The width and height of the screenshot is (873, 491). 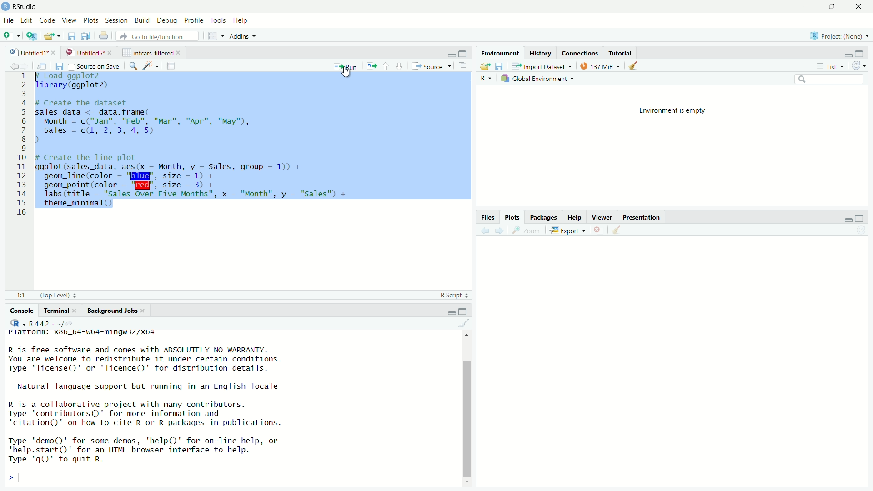 What do you see at coordinates (148, 53) in the screenshot?
I see `mtcars_filtered` at bounding box center [148, 53].